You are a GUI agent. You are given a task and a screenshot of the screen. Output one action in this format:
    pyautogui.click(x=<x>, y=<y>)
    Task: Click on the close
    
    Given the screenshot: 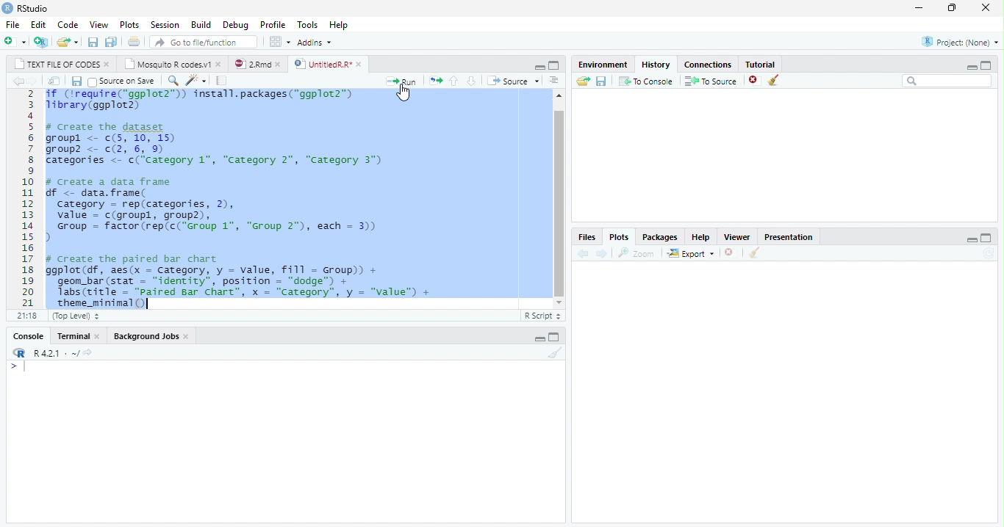 What is the action you would take?
    pyautogui.click(x=279, y=65)
    